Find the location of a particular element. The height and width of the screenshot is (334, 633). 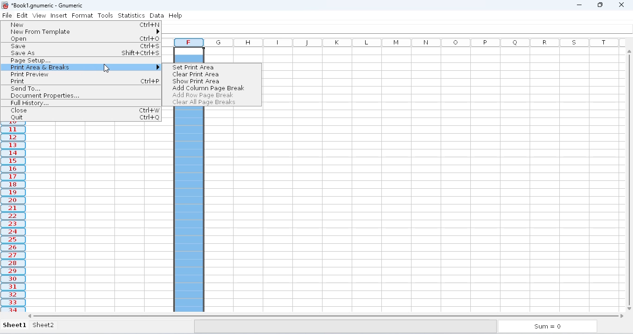

cursor is located at coordinates (107, 69).